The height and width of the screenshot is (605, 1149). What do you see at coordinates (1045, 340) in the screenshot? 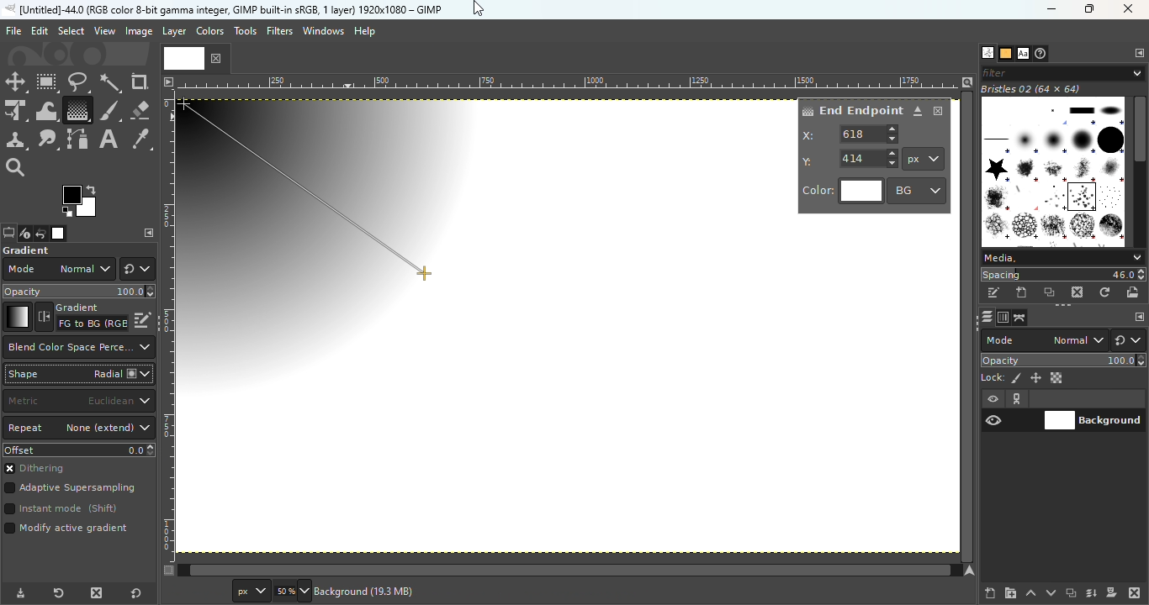
I see `Mode` at bounding box center [1045, 340].